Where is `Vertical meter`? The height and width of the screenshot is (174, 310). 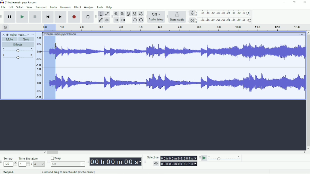
Vertical meter is located at coordinates (38, 67).